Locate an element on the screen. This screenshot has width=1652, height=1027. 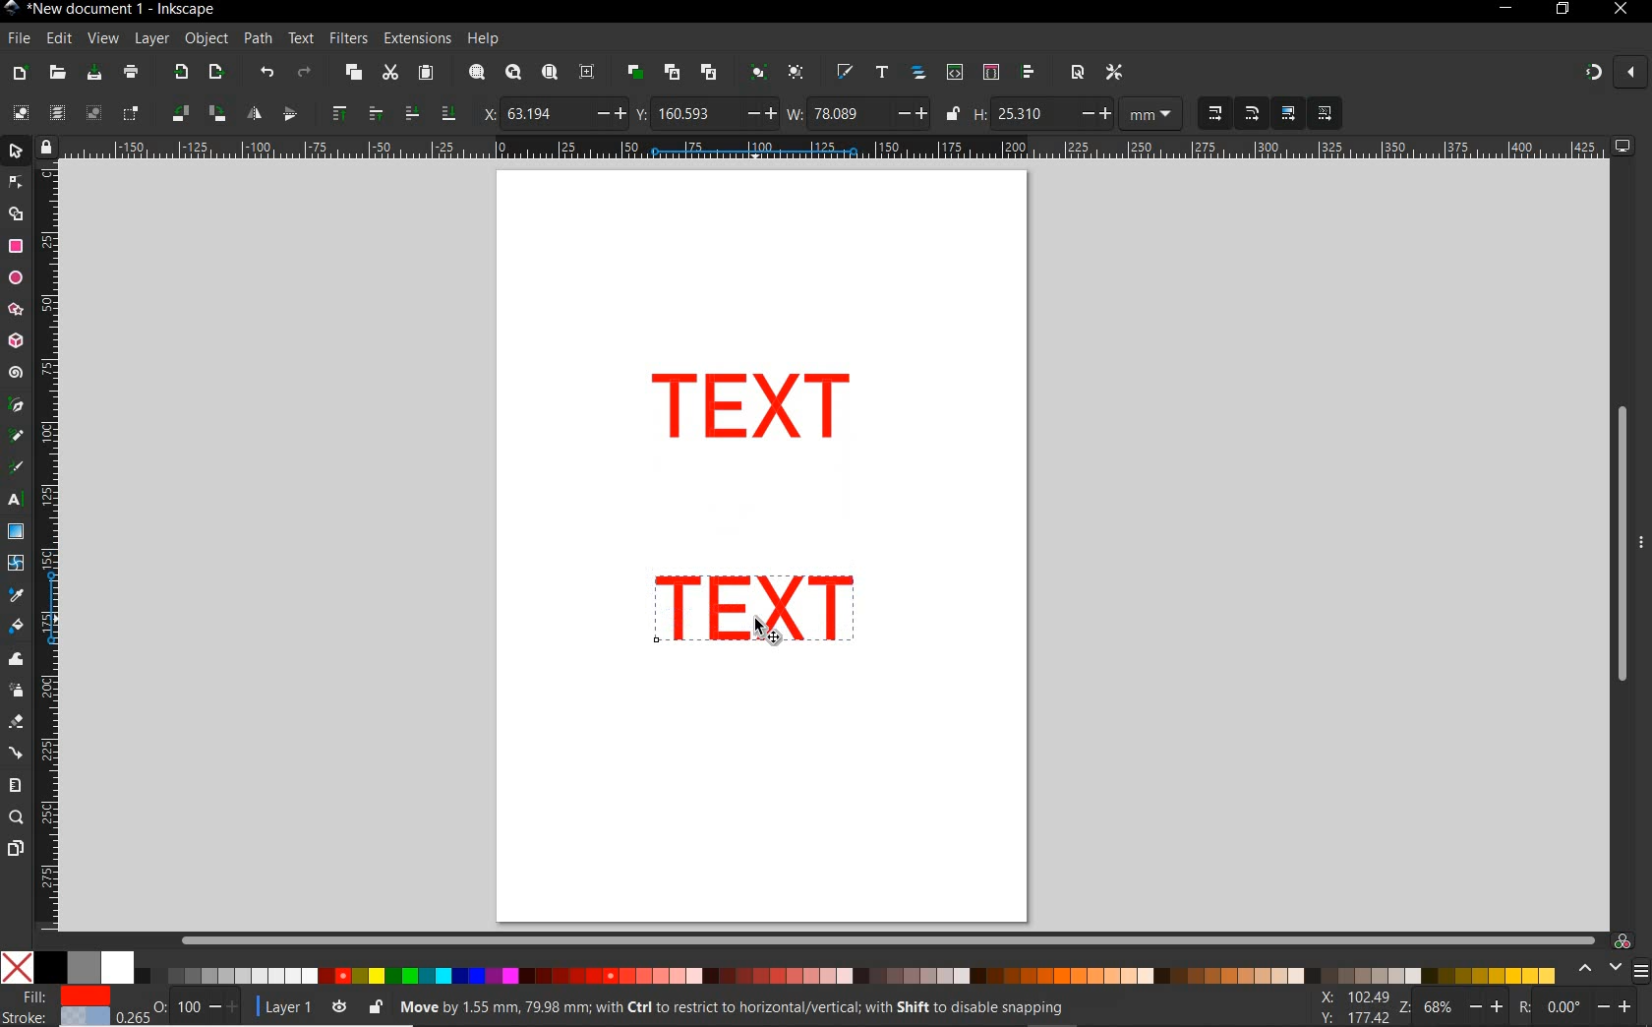
zoom page is located at coordinates (549, 72).